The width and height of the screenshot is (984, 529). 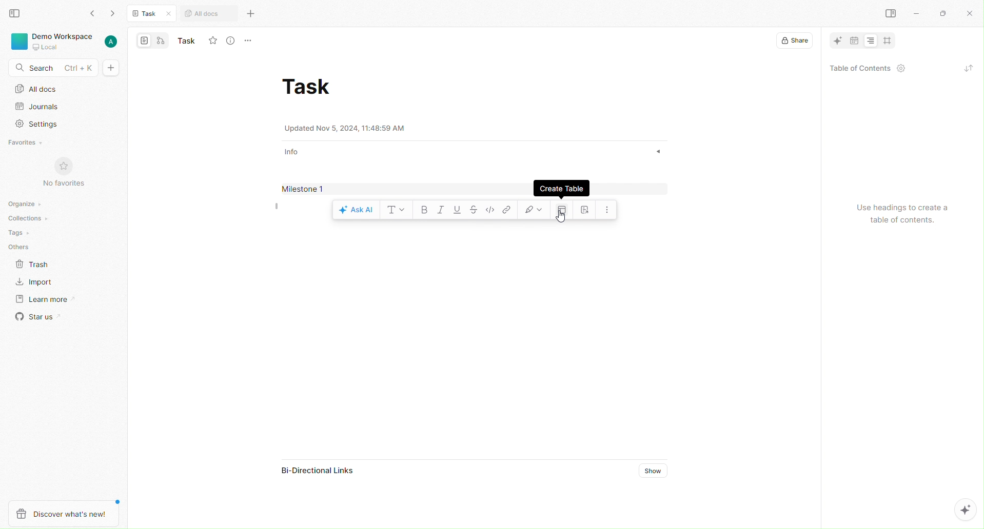 I want to click on No Favorites, so click(x=60, y=174).